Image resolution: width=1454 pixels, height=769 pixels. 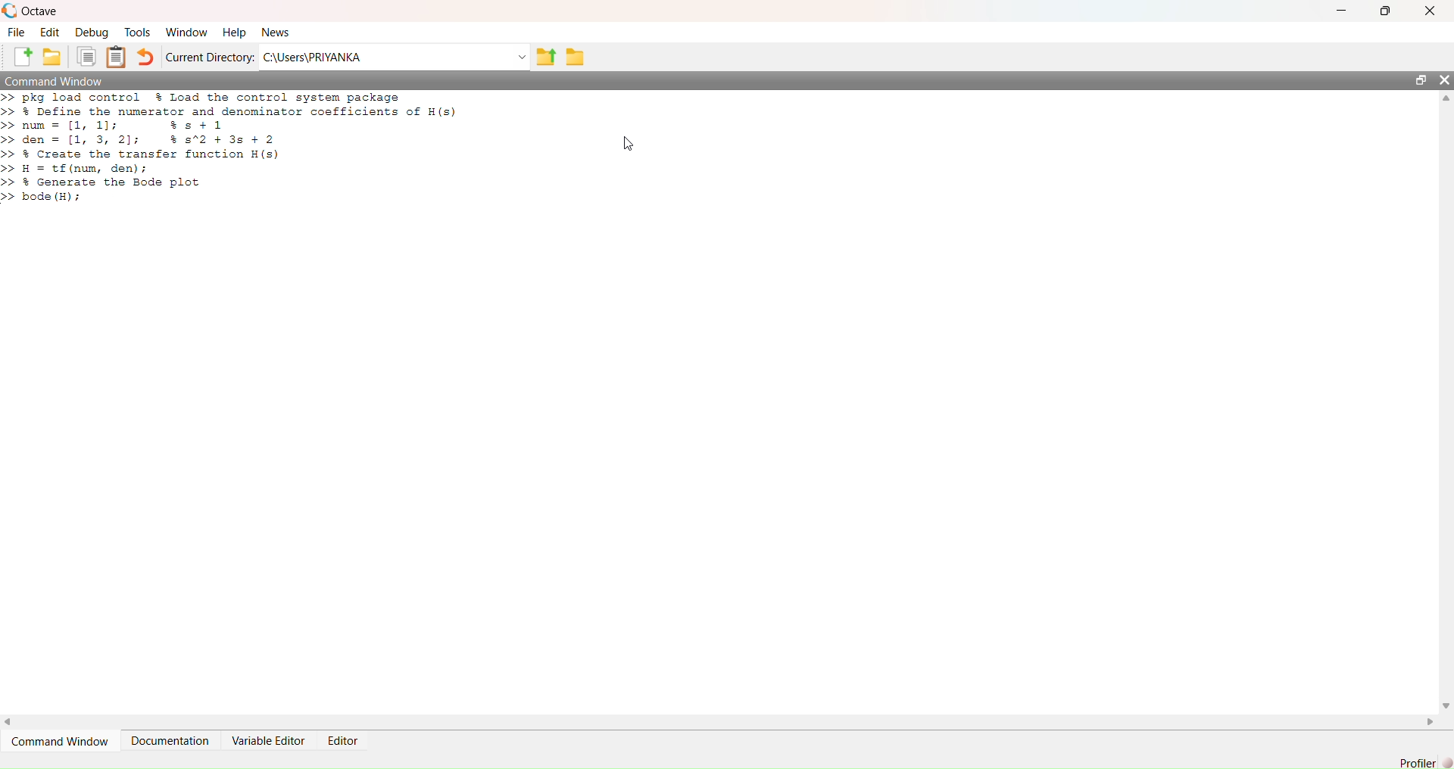 I want to click on Command Window, so click(x=59, y=740).